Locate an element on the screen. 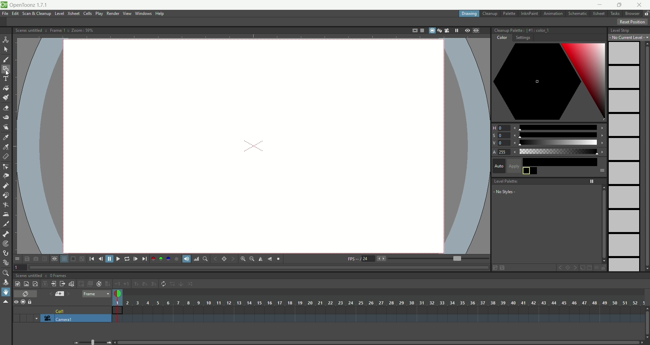  new toonz raster level is located at coordinates (17, 284).